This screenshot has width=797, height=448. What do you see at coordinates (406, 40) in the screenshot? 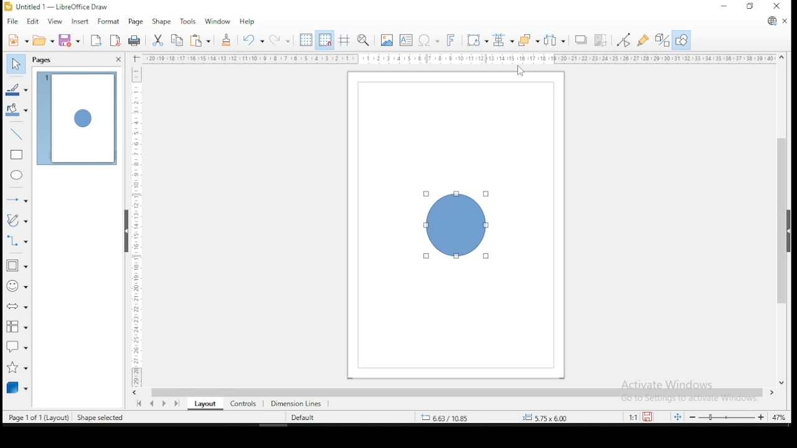
I see `insert text box` at bounding box center [406, 40].